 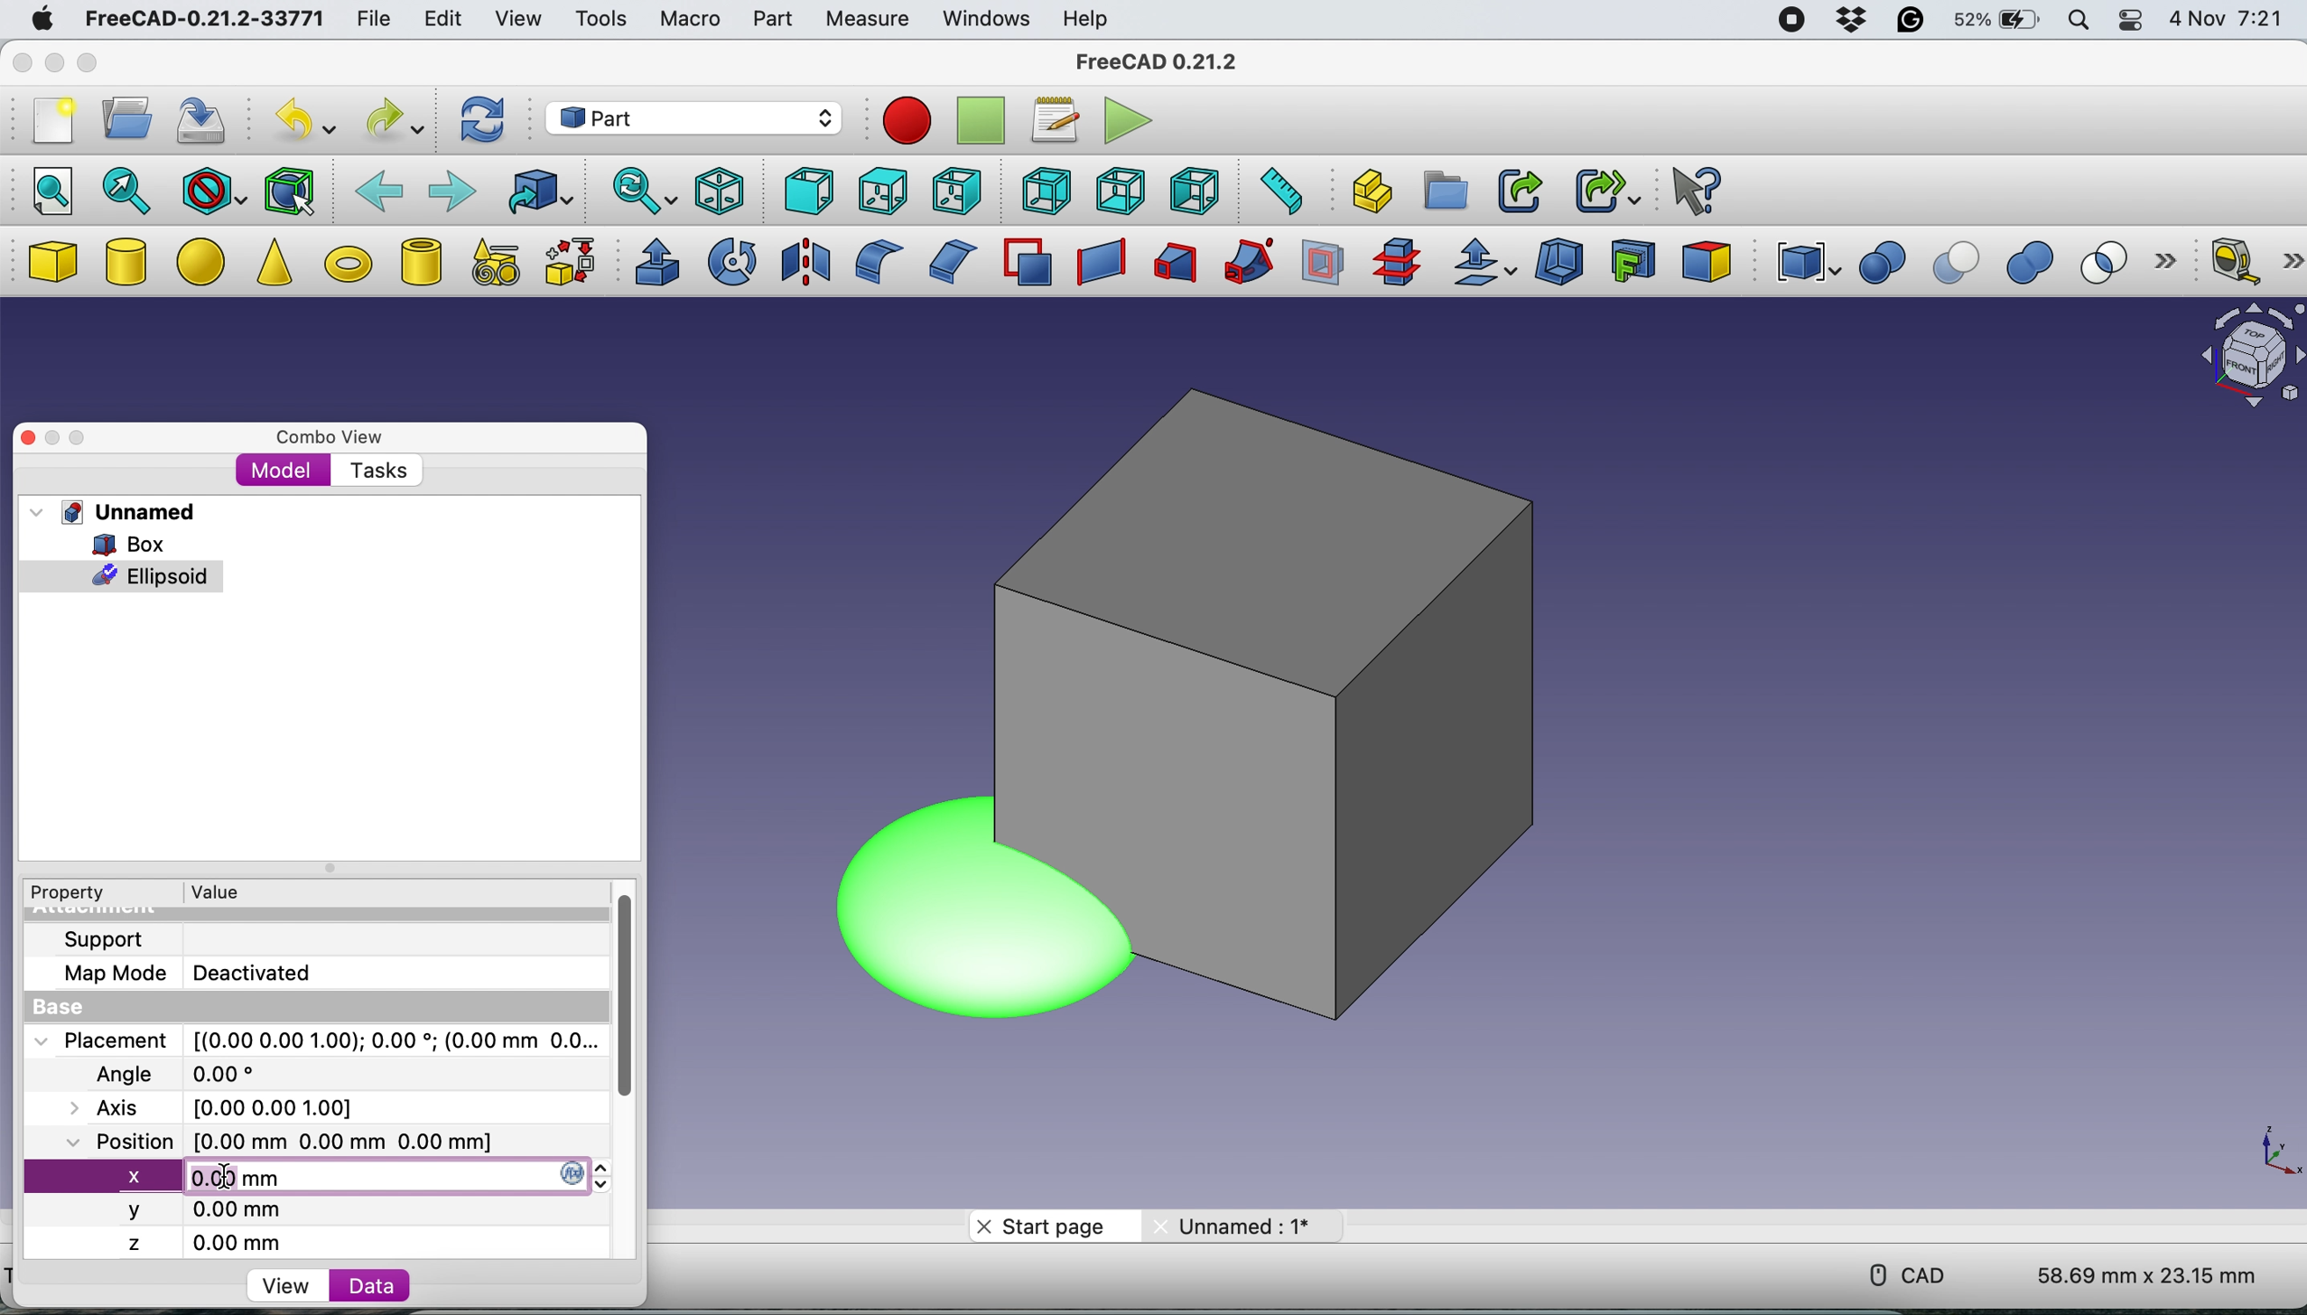 I want to click on cross section, so click(x=1397, y=263).